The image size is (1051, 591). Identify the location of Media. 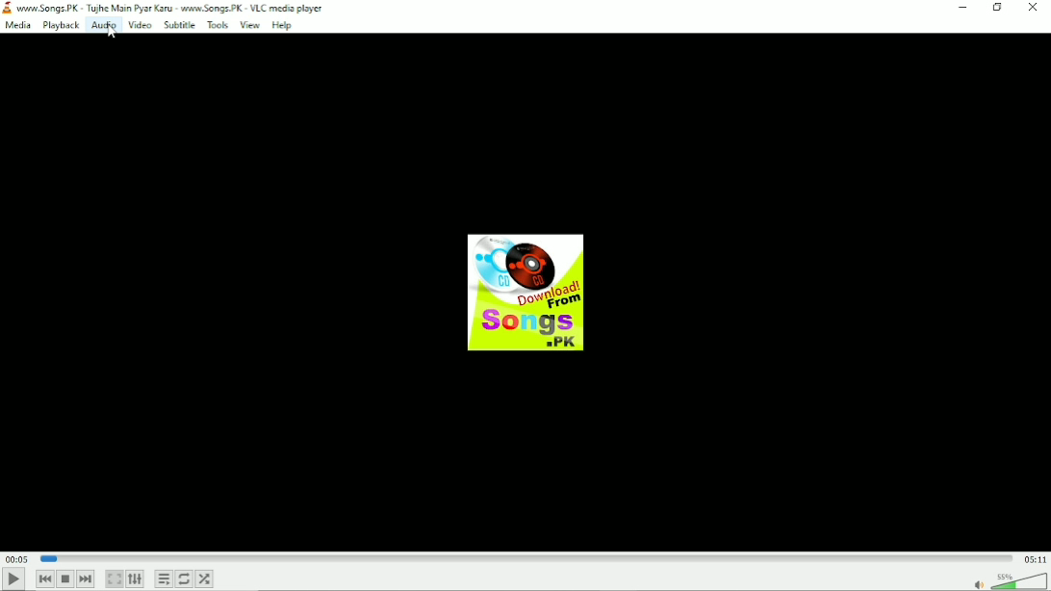
(18, 26).